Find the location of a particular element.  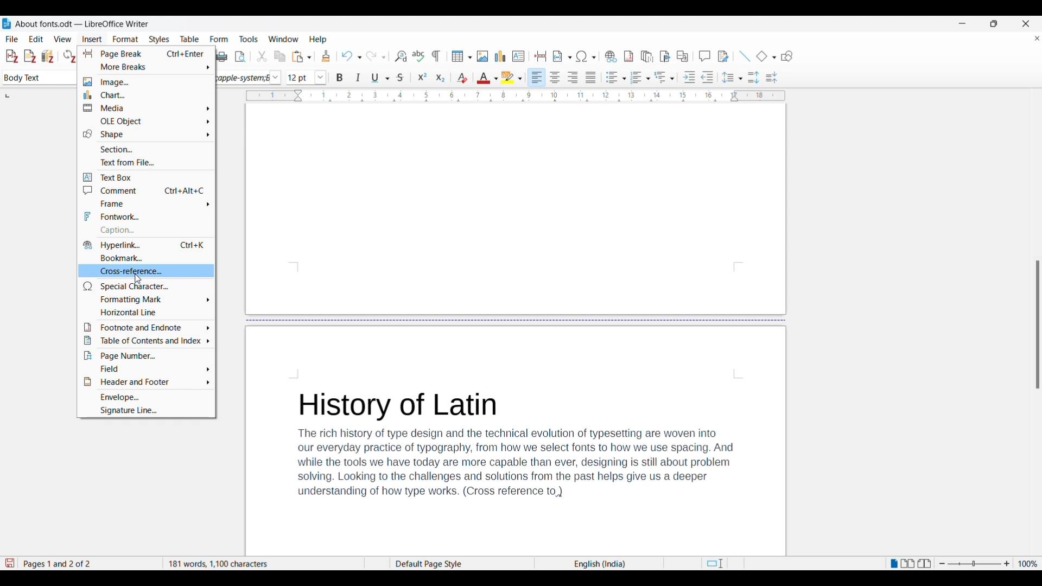

Insert bookmark is located at coordinates (665, 57).